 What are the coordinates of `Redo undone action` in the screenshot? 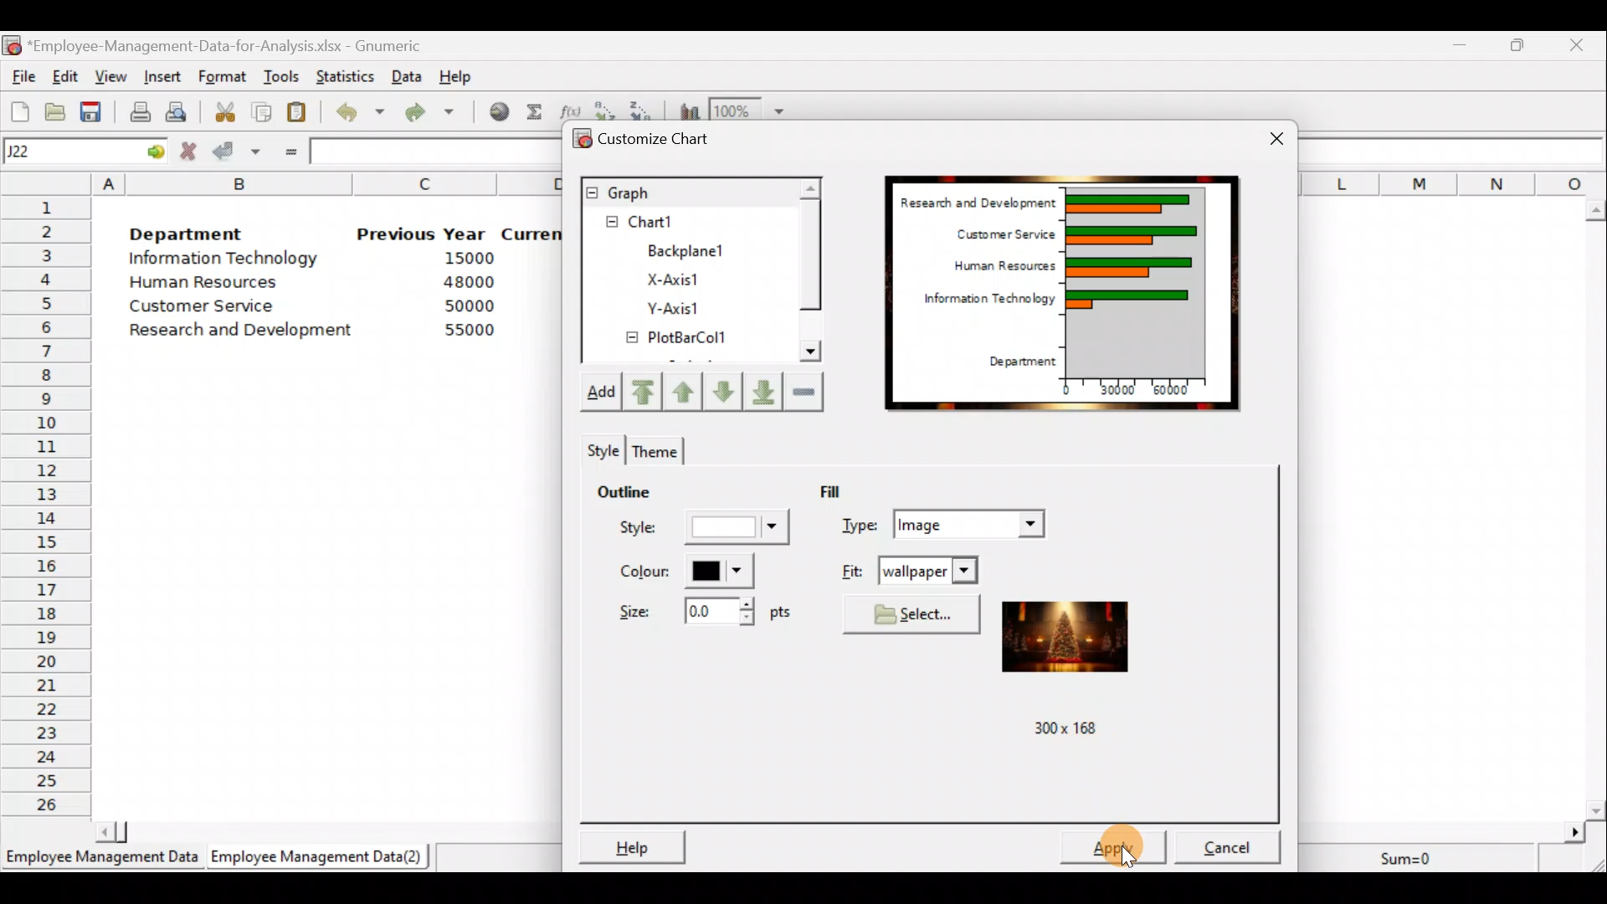 It's located at (439, 114).